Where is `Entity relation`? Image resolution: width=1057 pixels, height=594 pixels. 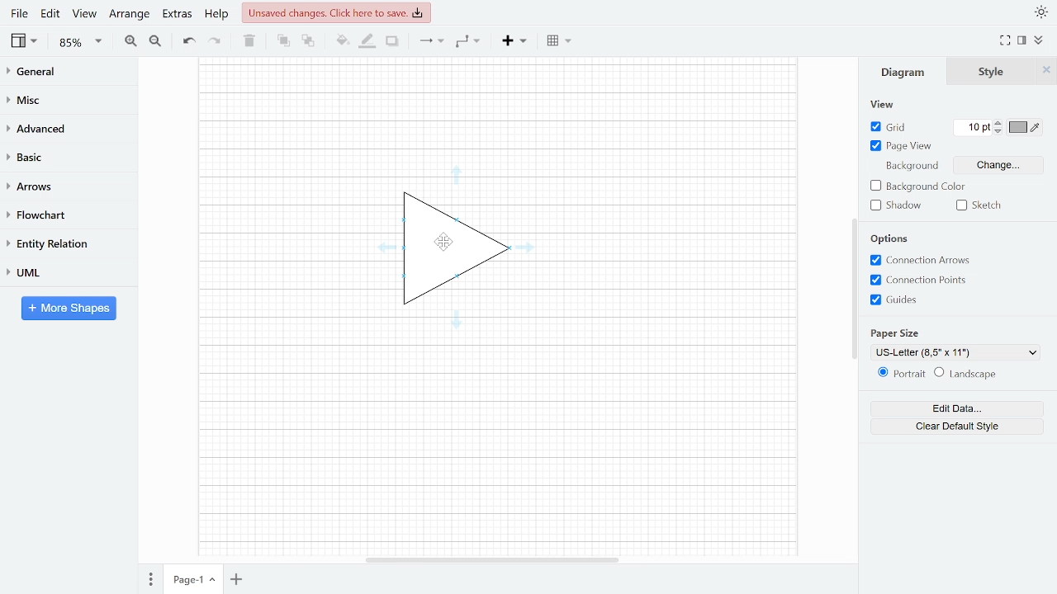
Entity relation is located at coordinates (62, 243).